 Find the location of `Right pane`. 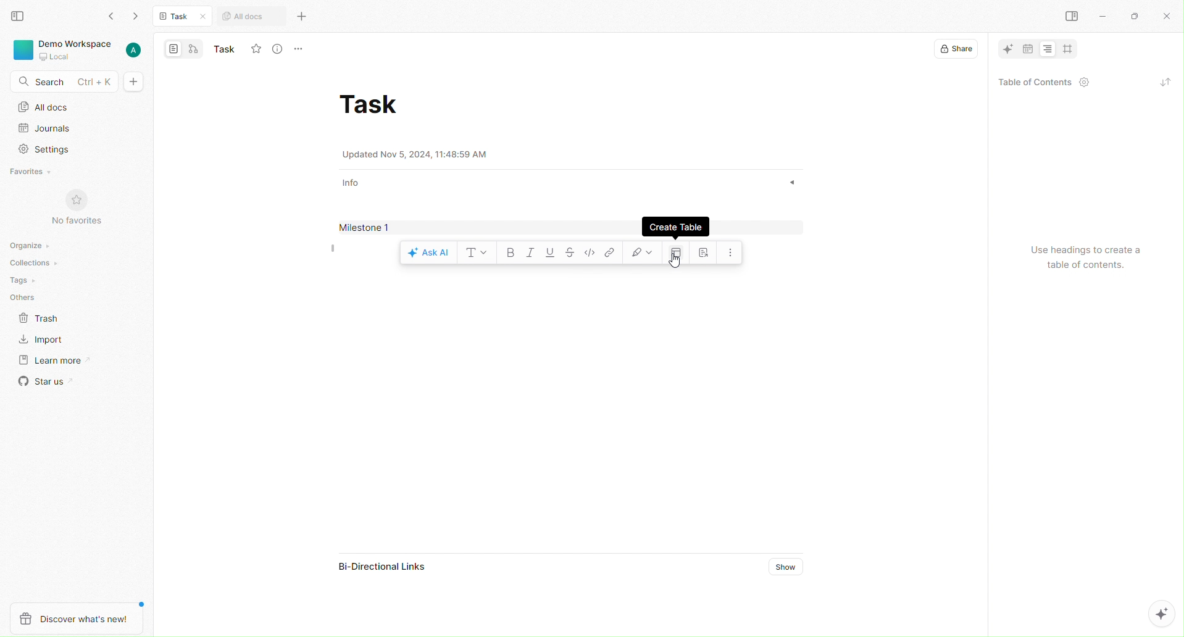

Right pane is located at coordinates (1074, 17).